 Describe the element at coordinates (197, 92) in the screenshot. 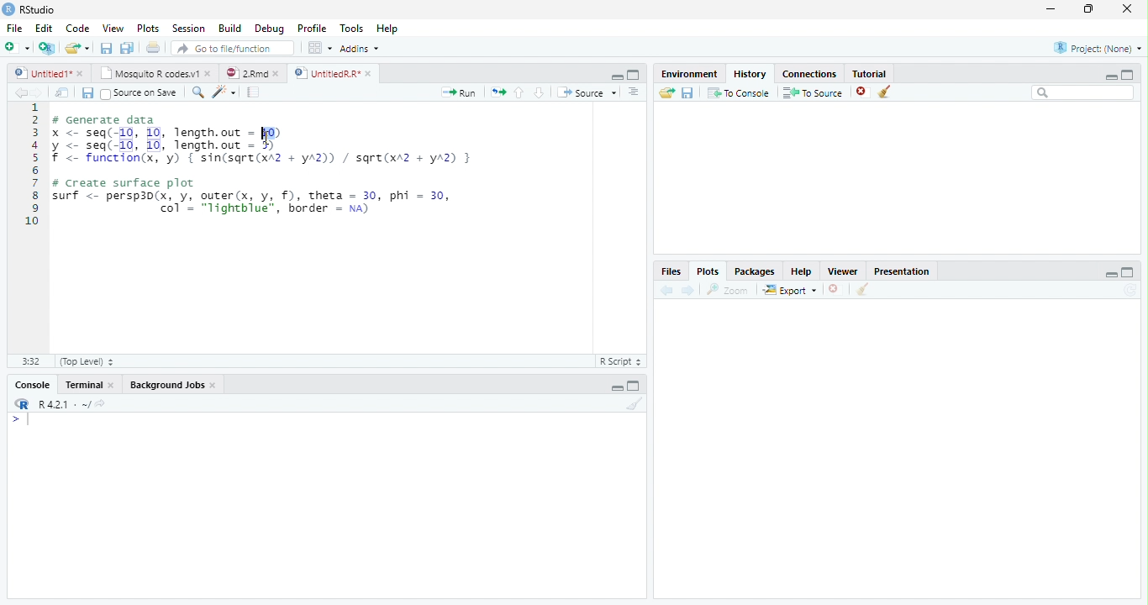

I see `Find/replace` at that location.